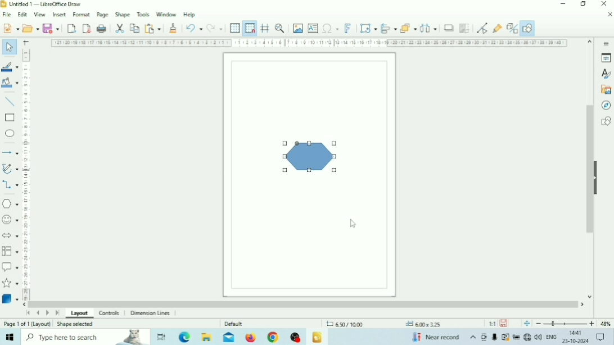  I want to click on New, so click(10, 28).